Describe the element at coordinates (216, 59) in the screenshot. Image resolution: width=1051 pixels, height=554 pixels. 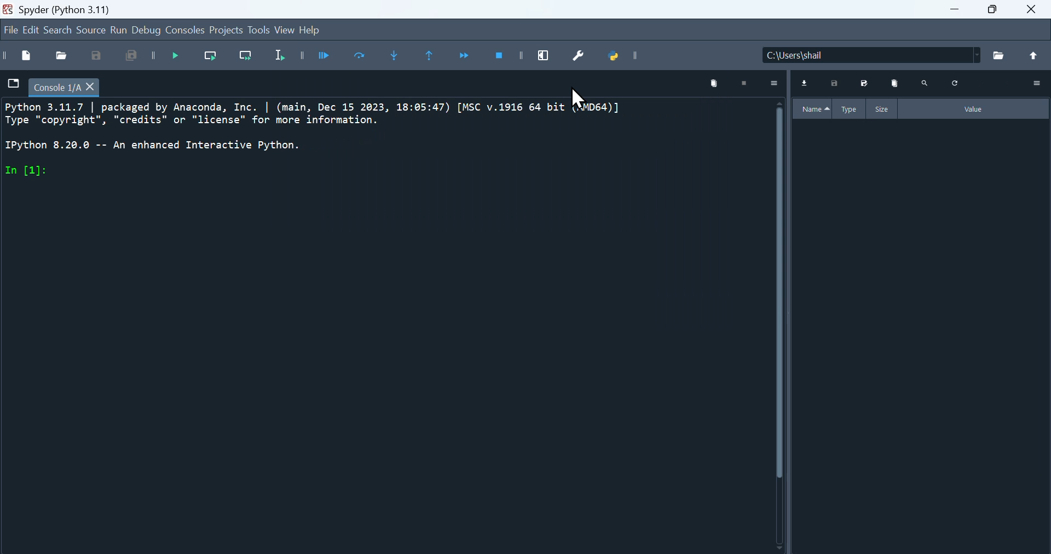
I see `Run current line` at that location.